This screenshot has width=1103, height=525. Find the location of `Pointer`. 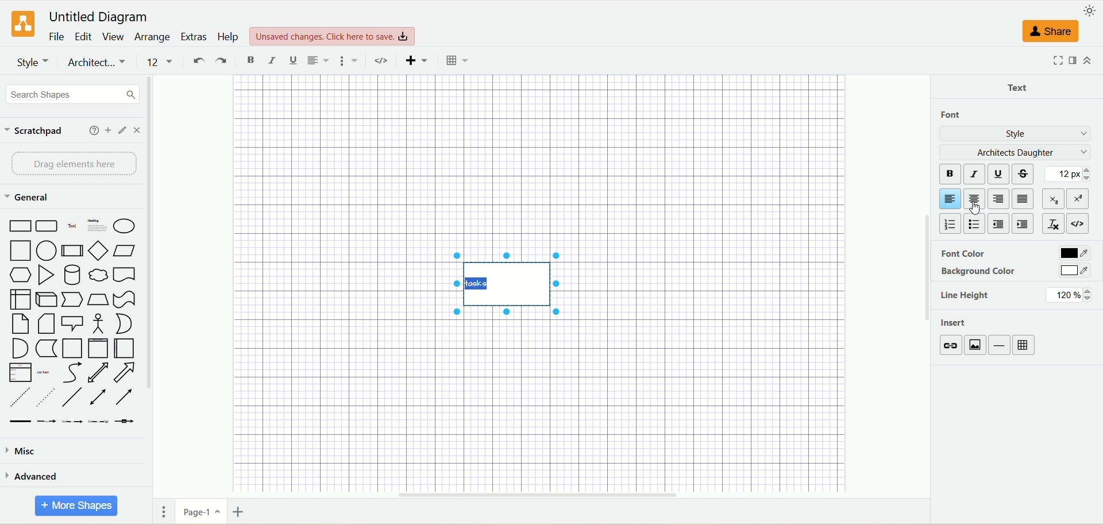

Pointer is located at coordinates (74, 300).